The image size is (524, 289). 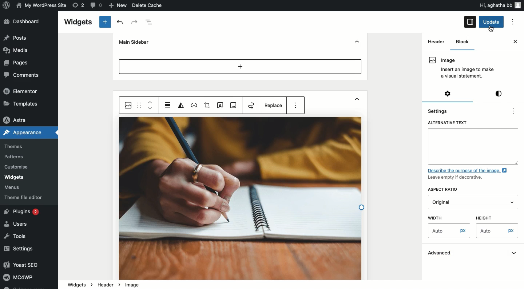 I want to click on Header image added, so click(x=241, y=199).